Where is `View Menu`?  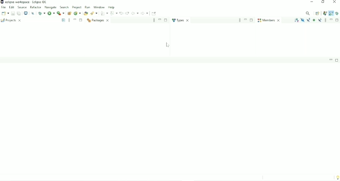
View Menu is located at coordinates (68, 20).